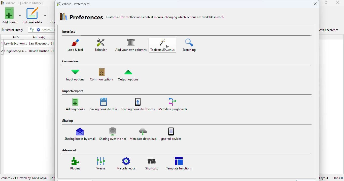 Image resolution: width=344 pixels, height=181 pixels. Describe the element at coordinates (113, 133) in the screenshot. I see `sharing over the net` at that location.